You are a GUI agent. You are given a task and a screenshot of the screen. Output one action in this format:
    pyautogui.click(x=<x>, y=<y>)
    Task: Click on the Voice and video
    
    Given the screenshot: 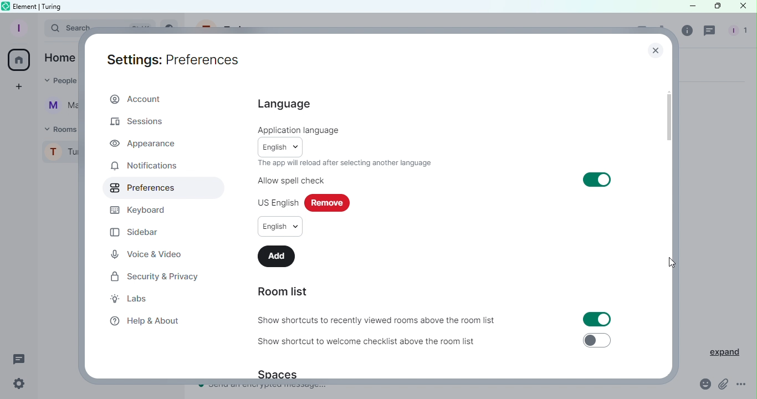 What is the action you would take?
    pyautogui.click(x=147, y=254)
    